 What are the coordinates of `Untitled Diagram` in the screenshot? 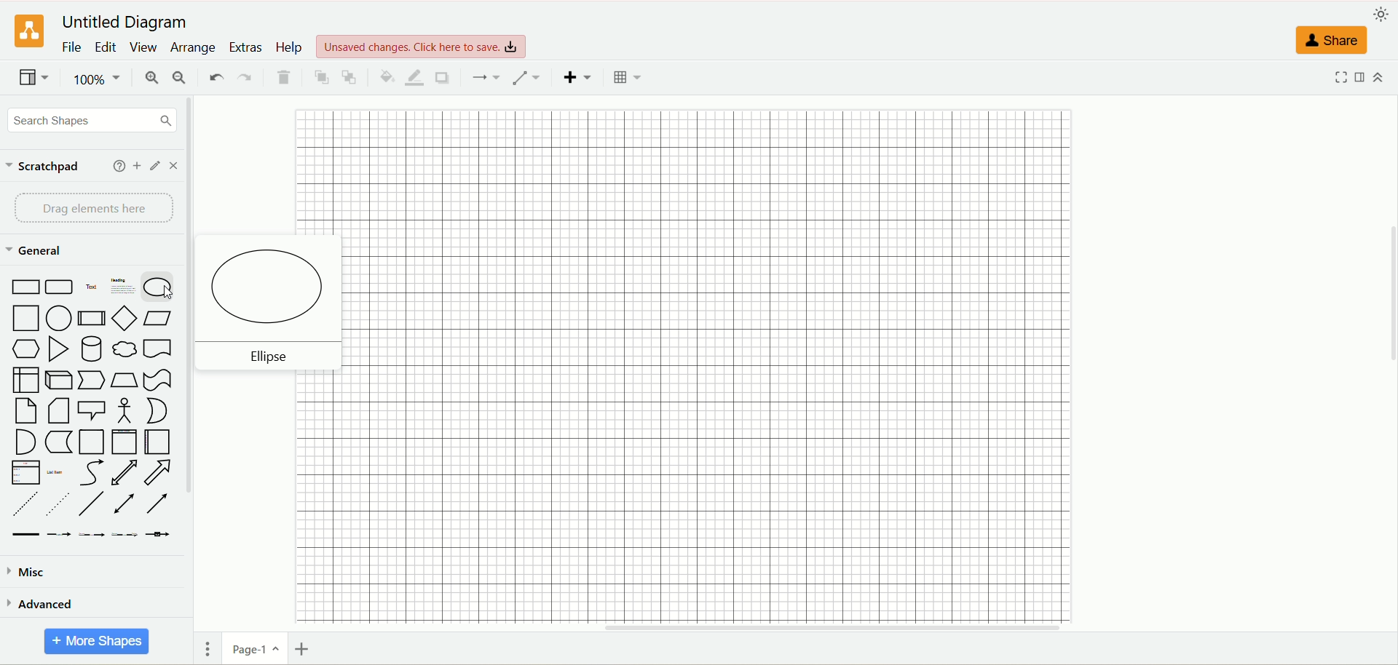 It's located at (130, 20).